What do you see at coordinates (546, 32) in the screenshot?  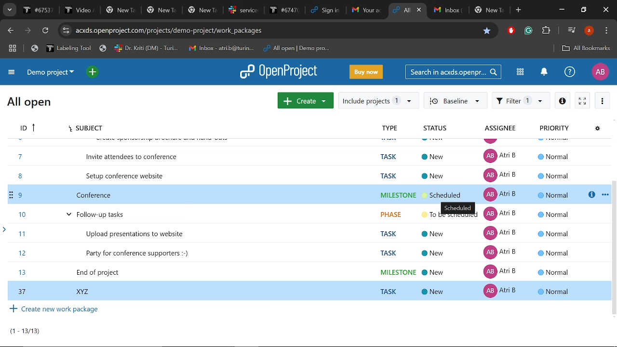 I see `Extensions` at bounding box center [546, 32].